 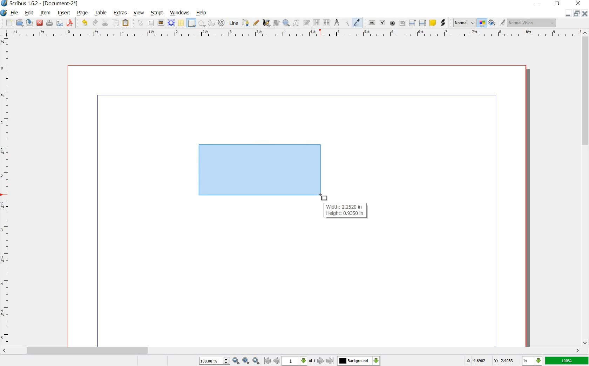 I want to click on OPEN, so click(x=20, y=23).